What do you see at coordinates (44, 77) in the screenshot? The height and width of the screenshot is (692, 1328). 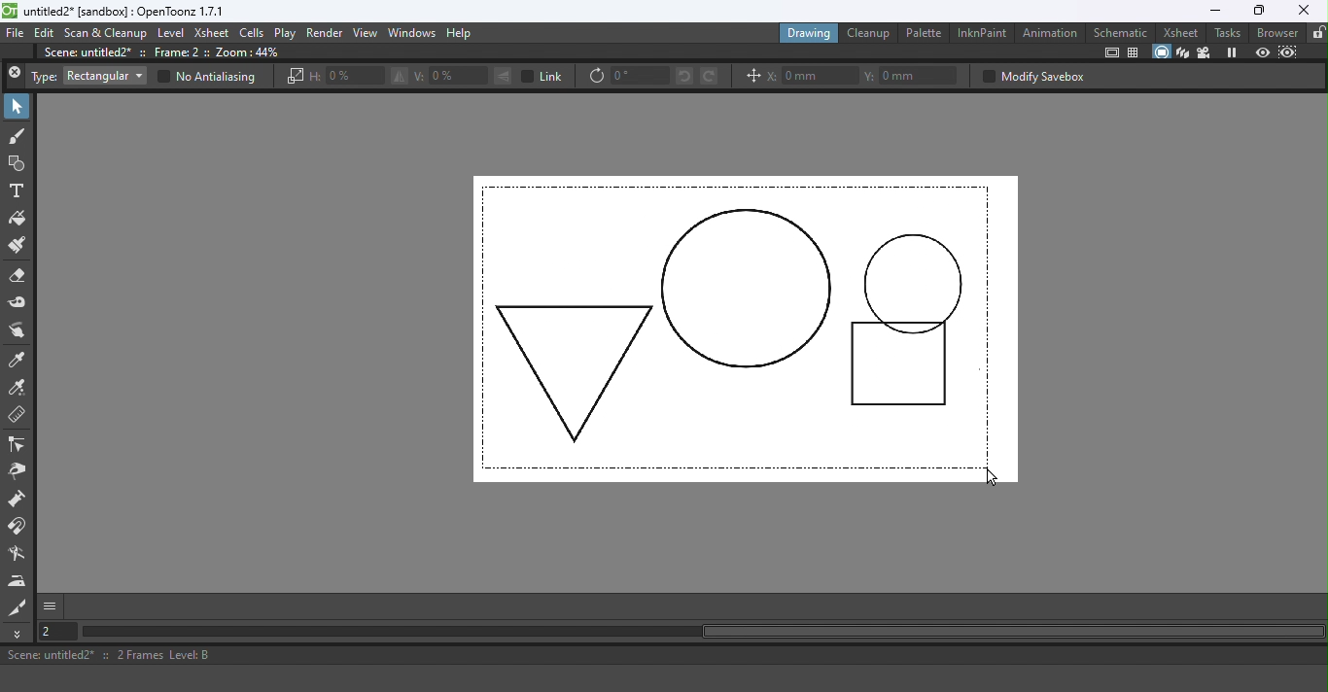 I see `Type` at bounding box center [44, 77].